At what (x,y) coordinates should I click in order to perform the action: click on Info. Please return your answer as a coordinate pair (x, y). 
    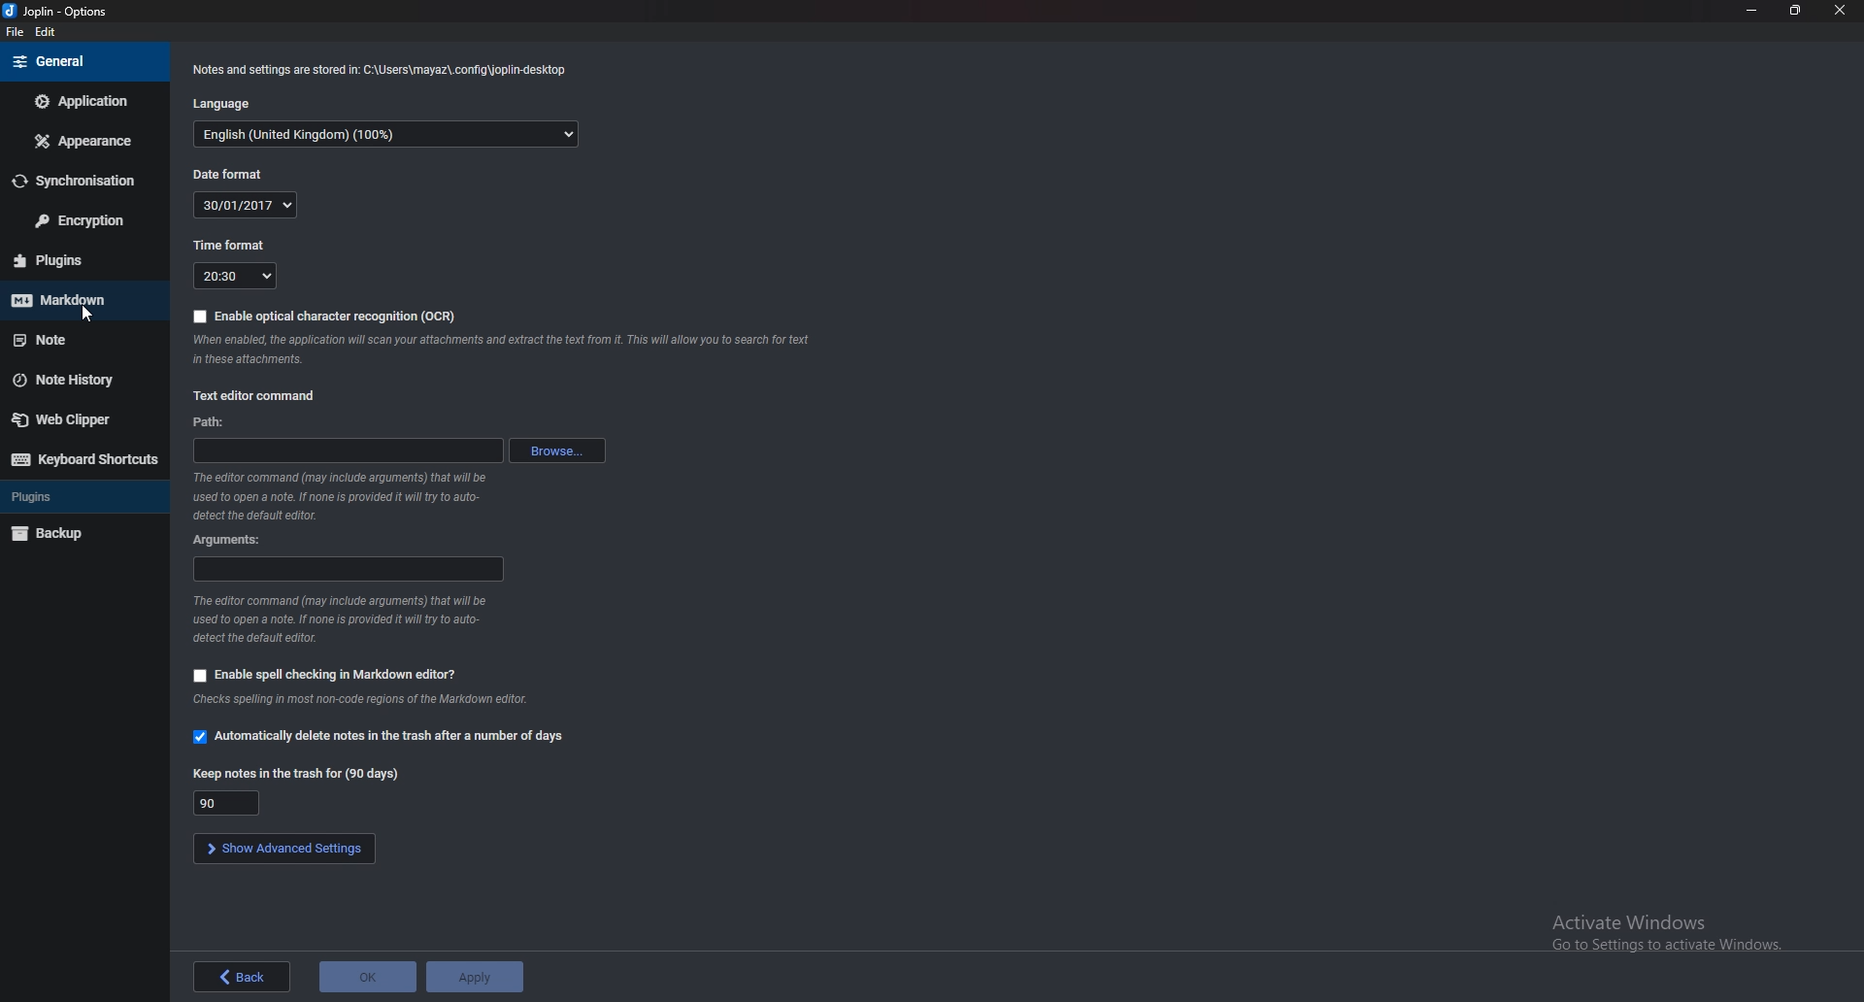
    Looking at the image, I should click on (383, 71).